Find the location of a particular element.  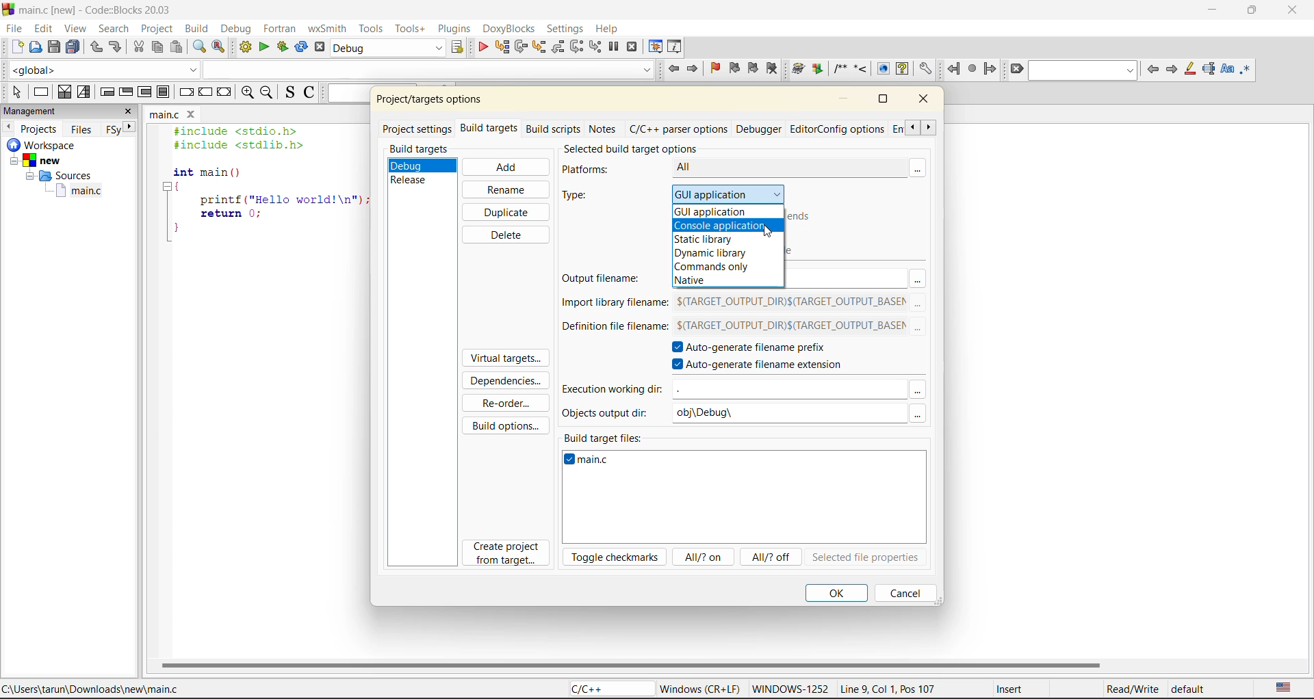

build targets is located at coordinates (491, 131).